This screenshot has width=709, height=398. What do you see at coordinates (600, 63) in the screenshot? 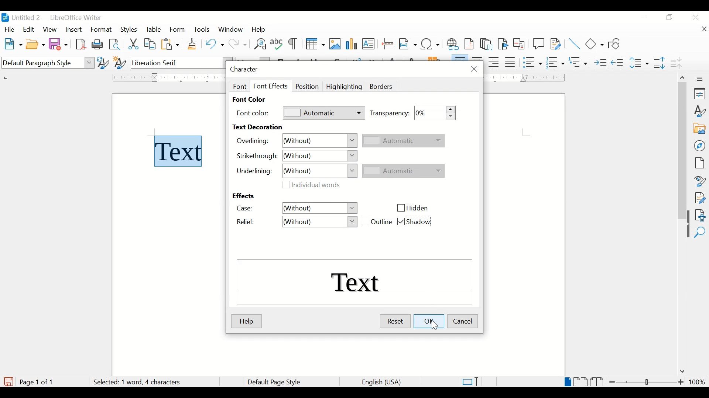
I see `increase indent` at bounding box center [600, 63].